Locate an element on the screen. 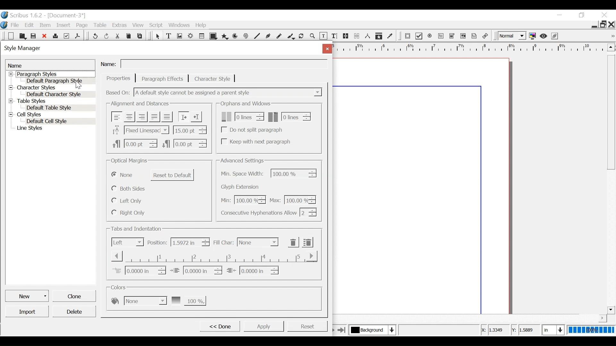 This screenshot has height=346, width=616. Reset to Default is located at coordinates (172, 175).